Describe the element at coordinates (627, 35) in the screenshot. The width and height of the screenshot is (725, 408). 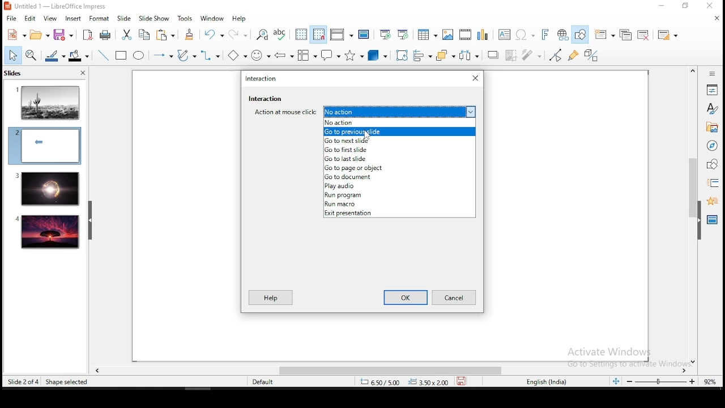
I see `duplicate slide` at that location.